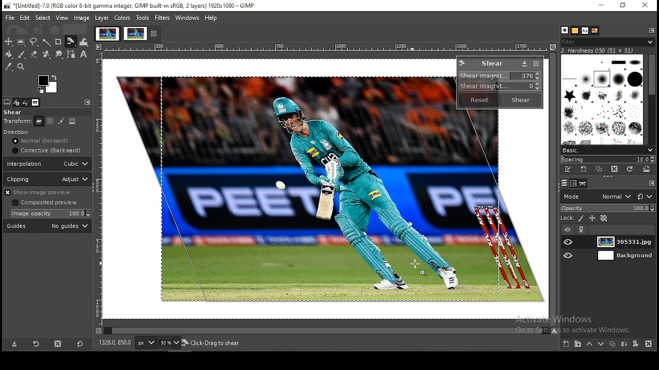 The width and height of the screenshot is (659, 370). I want to click on horizontal scale, so click(325, 48).